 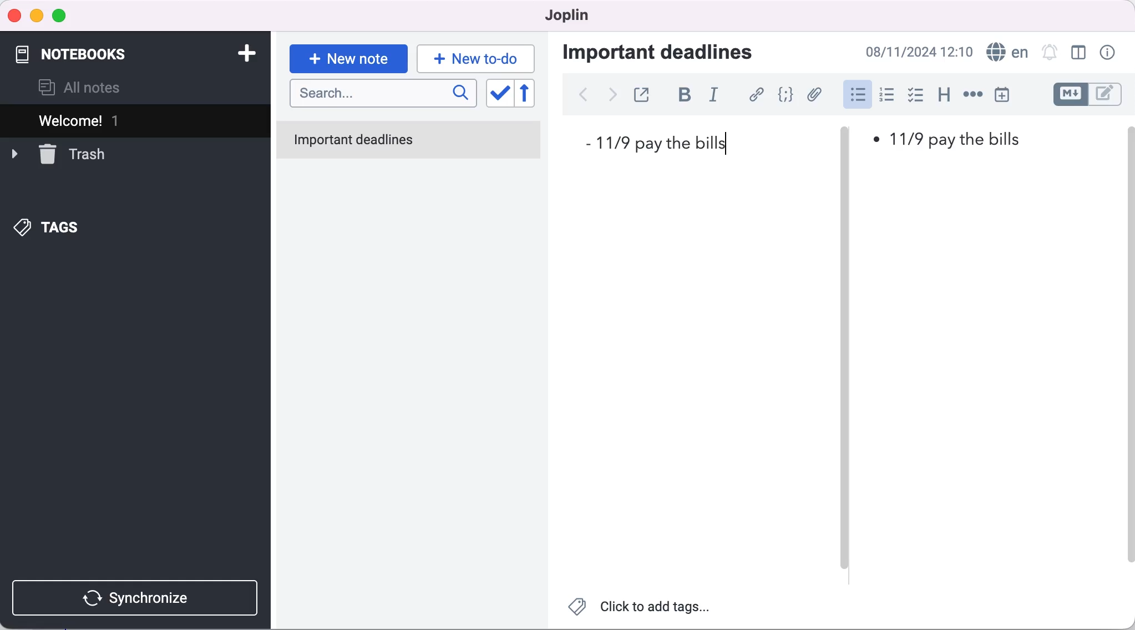 I want to click on set alarm, so click(x=1047, y=53).